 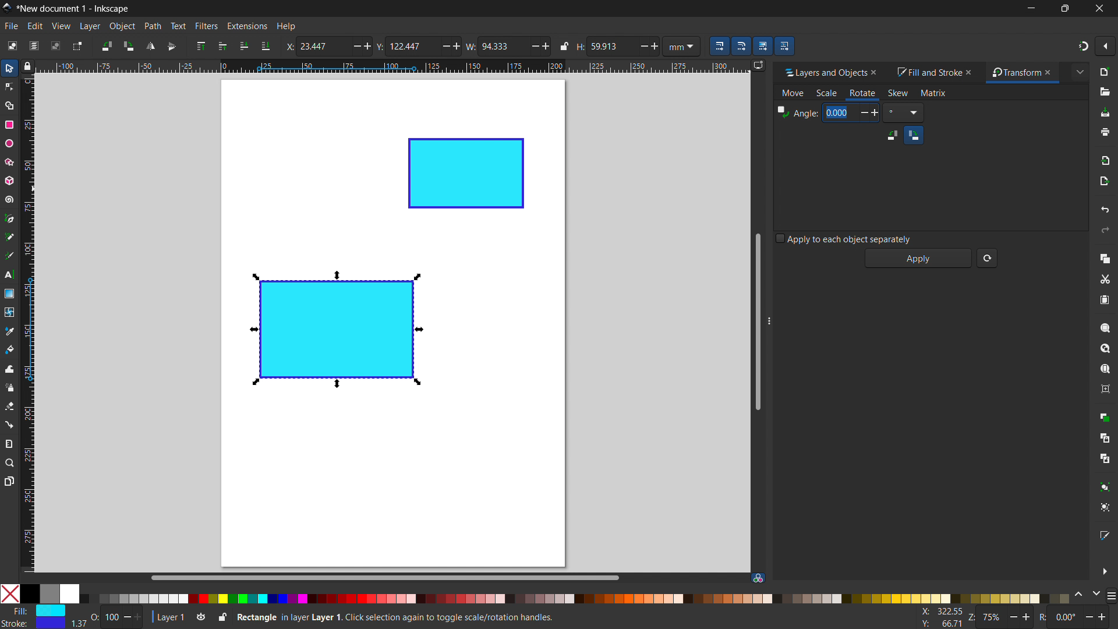 I want to click on pen tool, so click(x=10, y=218).